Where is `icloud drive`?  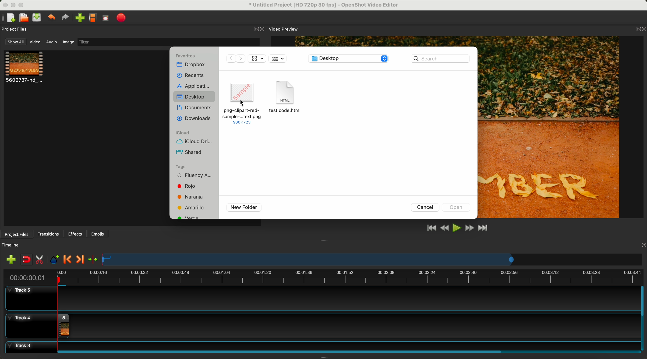 icloud drive is located at coordinates (197, 142).